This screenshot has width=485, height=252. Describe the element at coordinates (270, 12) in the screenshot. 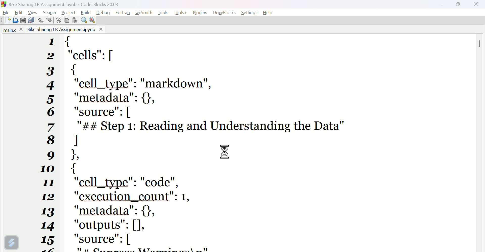

I see `help` at that location.